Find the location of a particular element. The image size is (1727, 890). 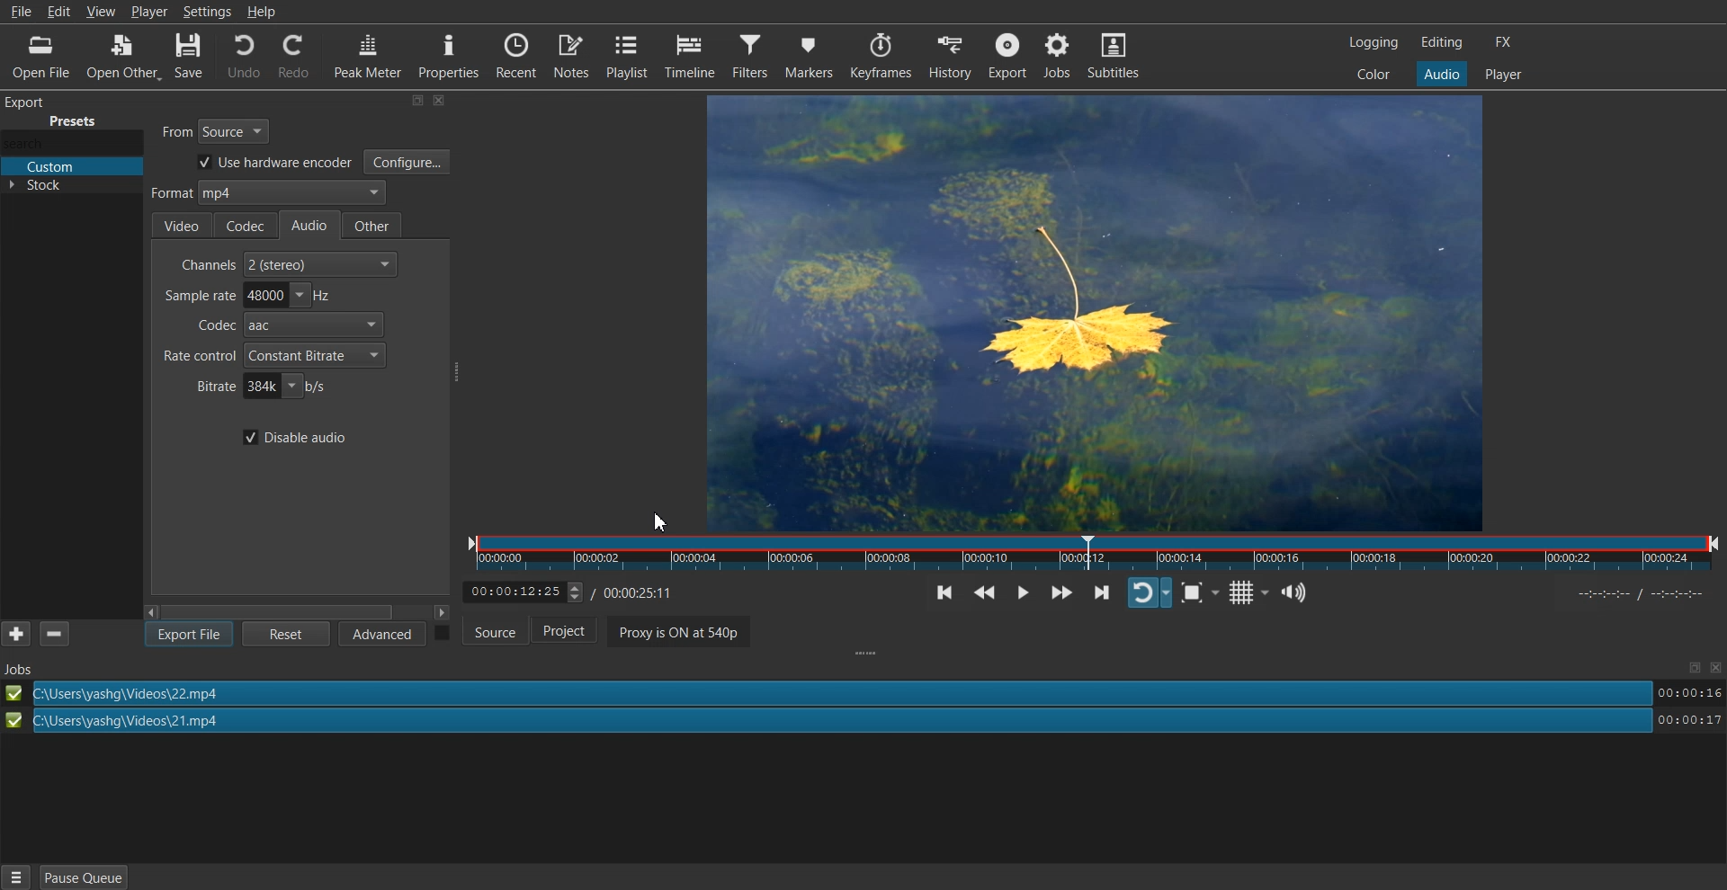

Export is located at coordinates (1009, 55).